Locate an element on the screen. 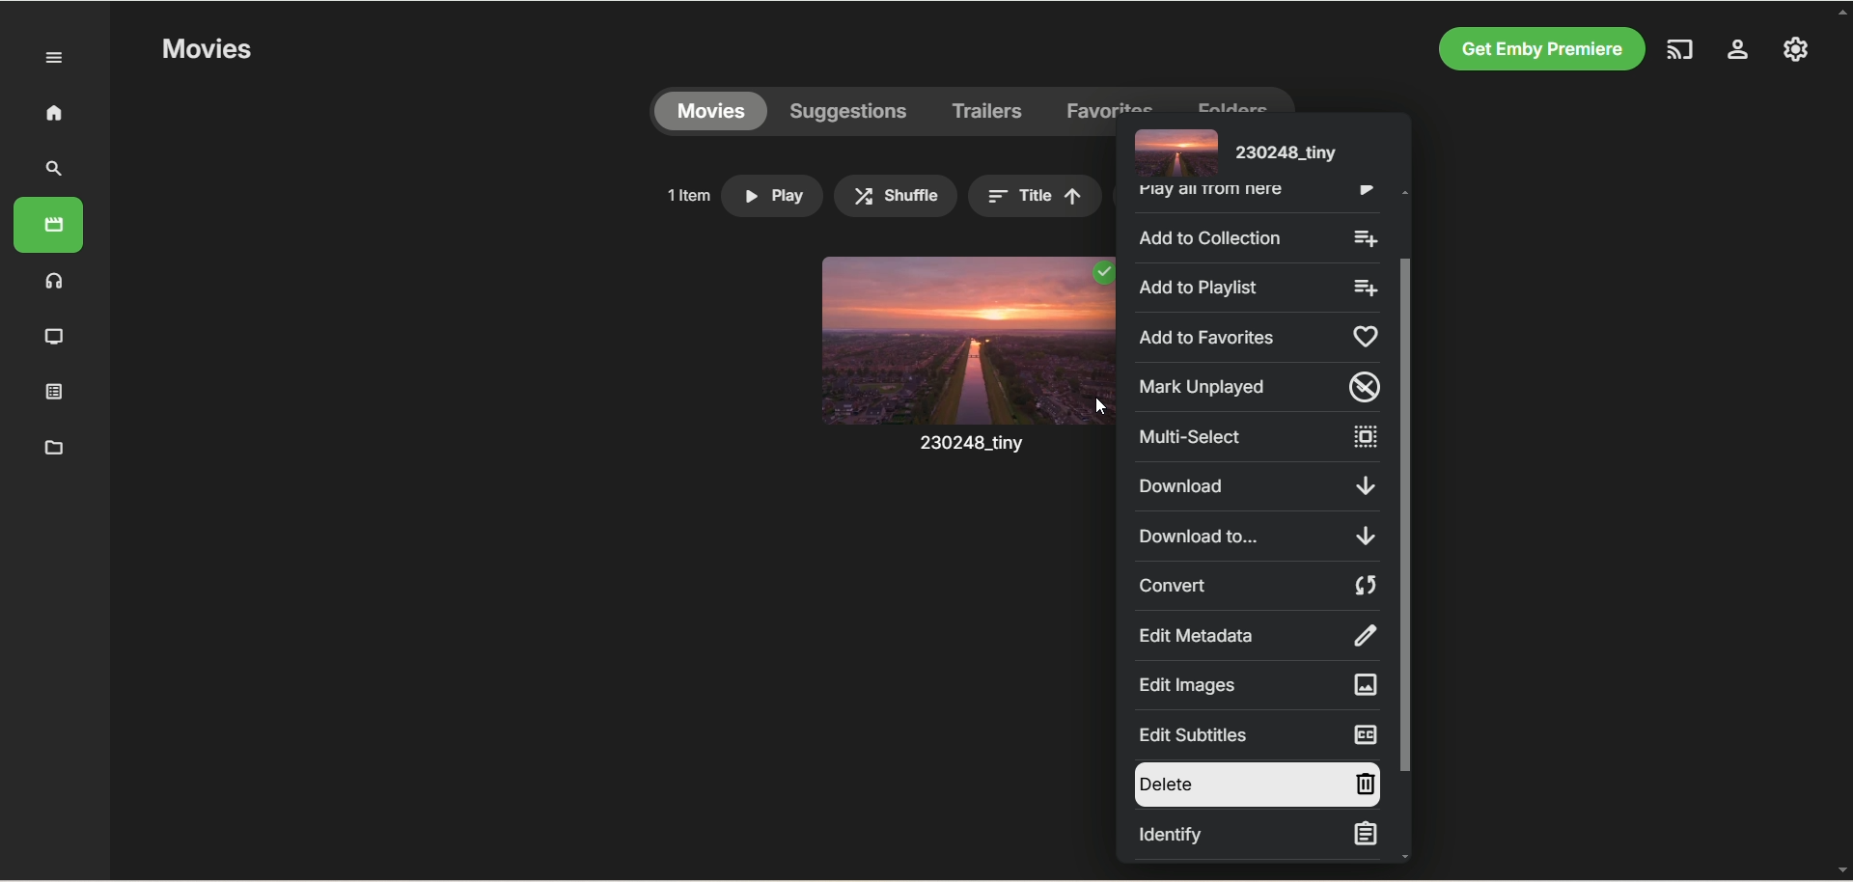 The width and height of the screenshot is (1853, 882). add to favorites is located at coordinates (1254, 337).